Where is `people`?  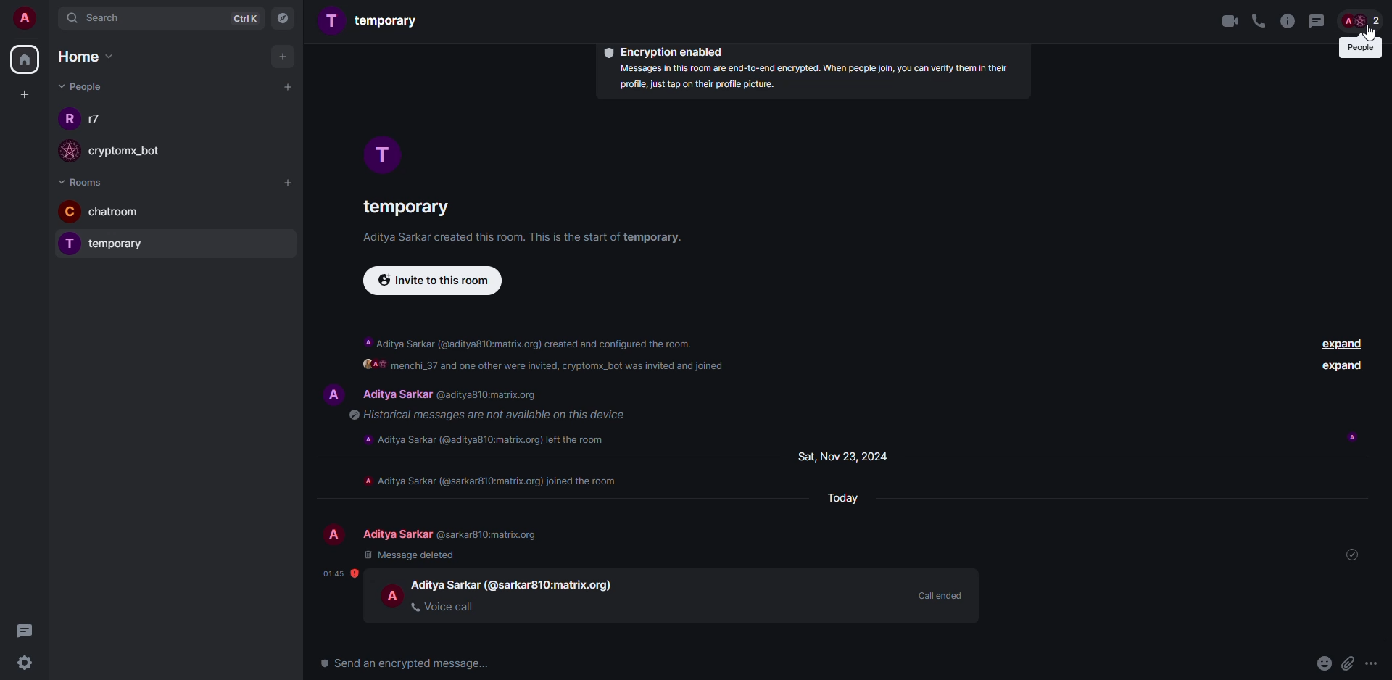 people is located at coordinates (99, 120).